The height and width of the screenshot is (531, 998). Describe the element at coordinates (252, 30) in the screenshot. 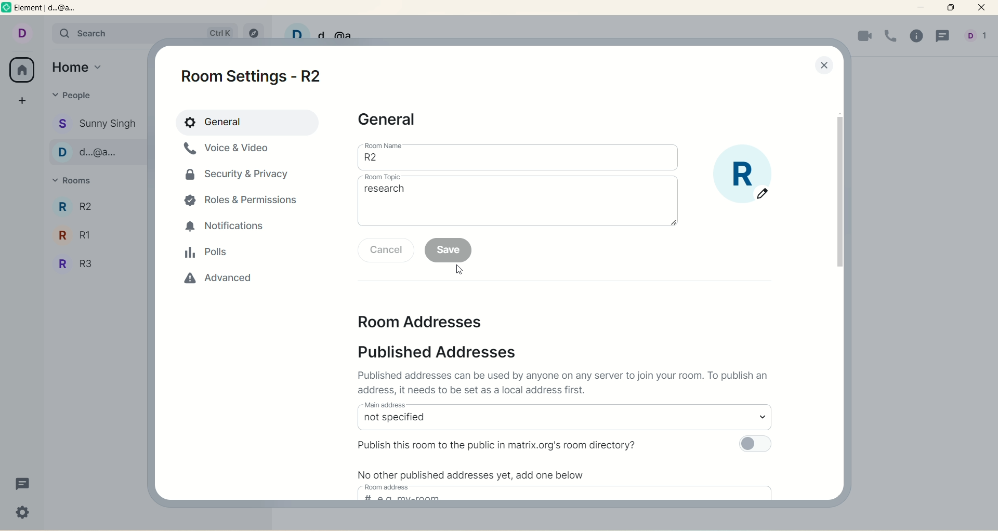

I see `explore rooms` at that location.